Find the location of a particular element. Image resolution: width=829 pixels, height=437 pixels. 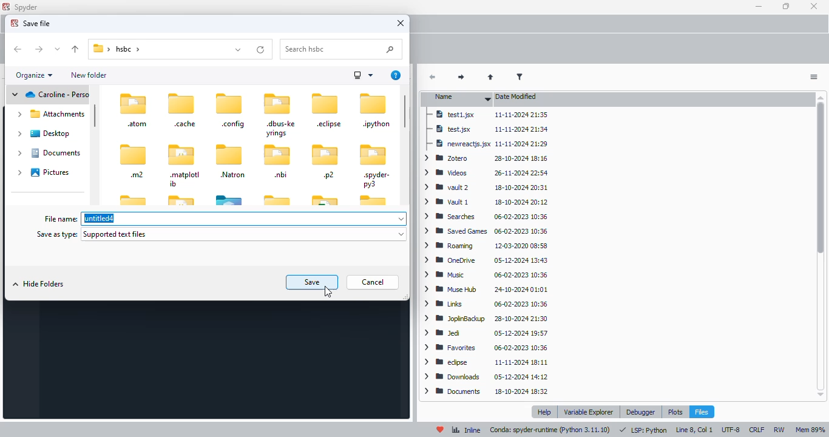

filter filenames is located at coordinates (520, 77).